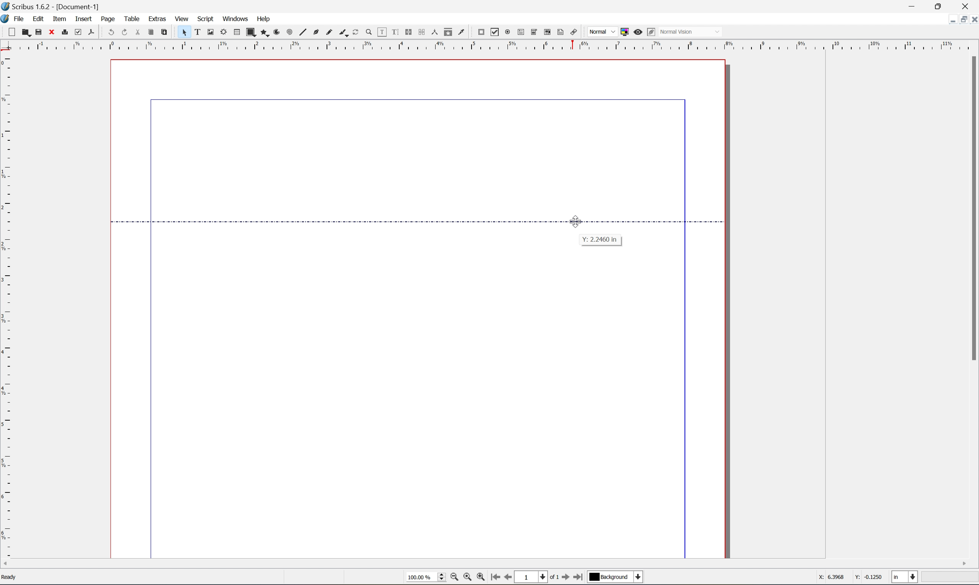  Describe the element at coordinates (468, 579) in the screenshot. I see `zoom to 100%` at that location.